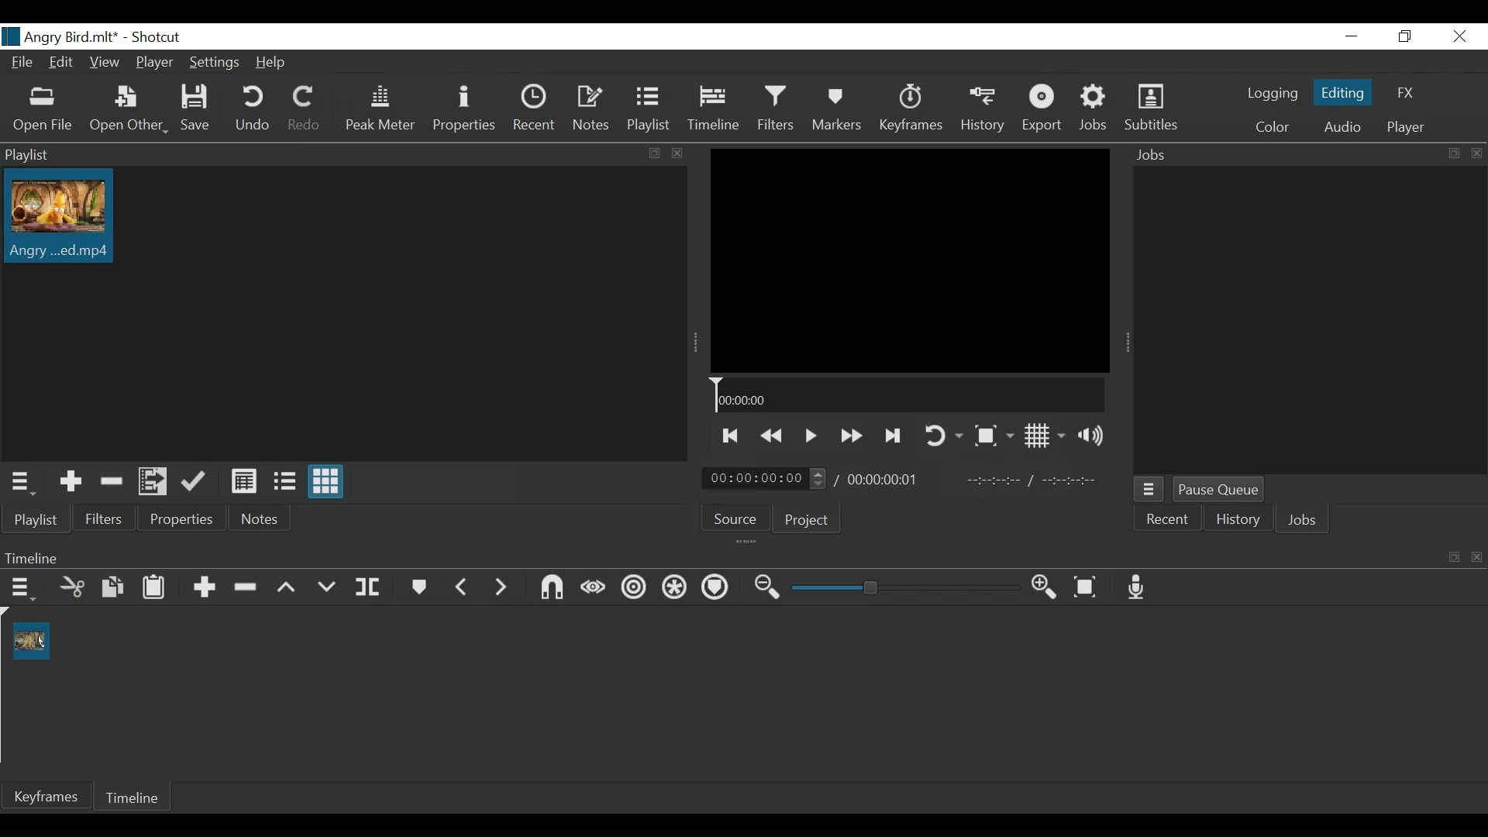  I want to click on Play quickly backward, so click(770, 436).